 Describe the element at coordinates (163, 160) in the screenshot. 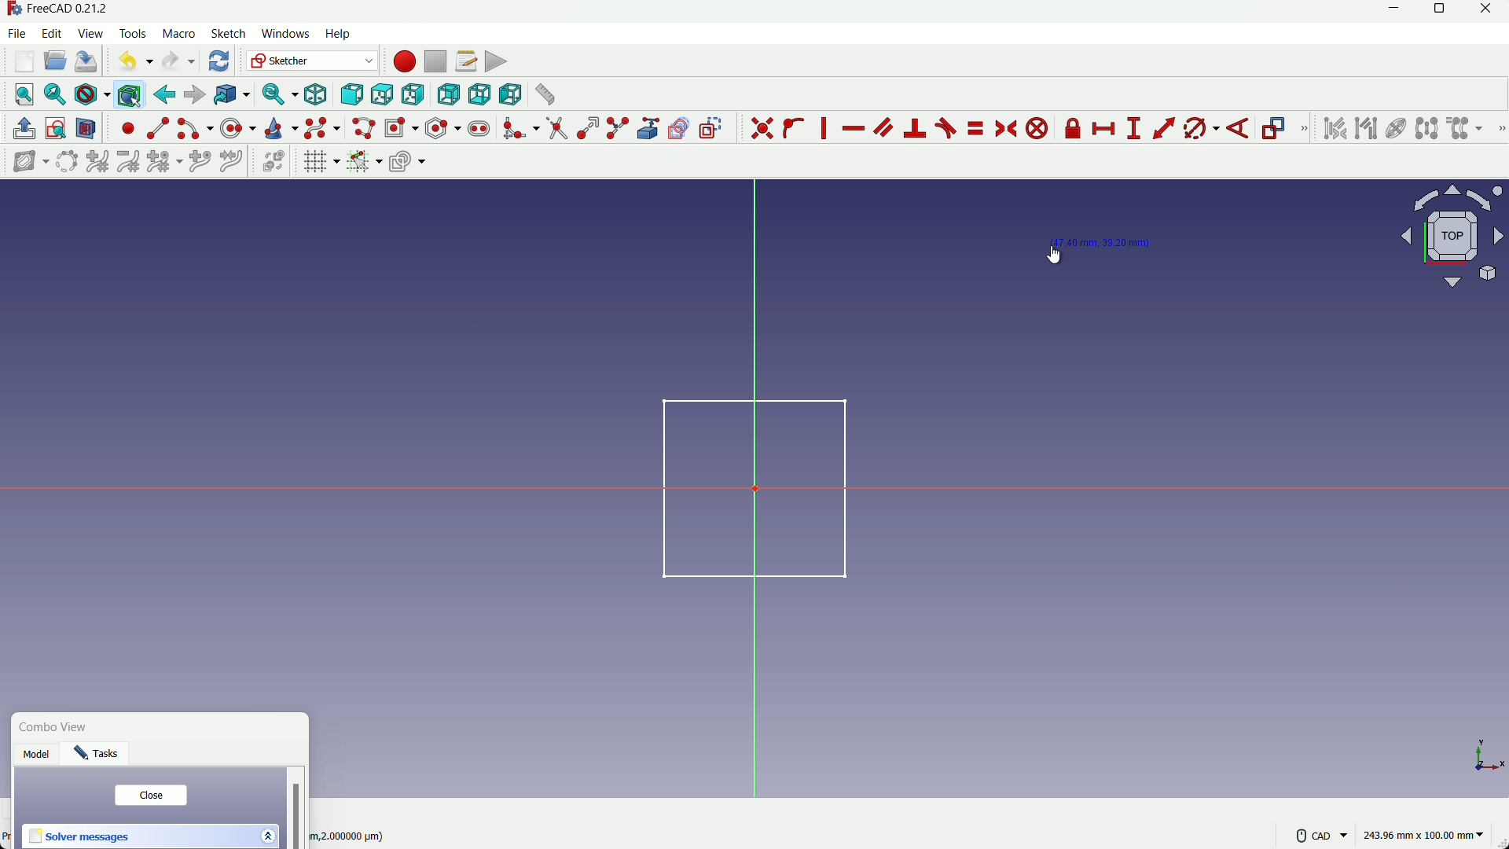

I see `modify knot multiplicity` at that location.